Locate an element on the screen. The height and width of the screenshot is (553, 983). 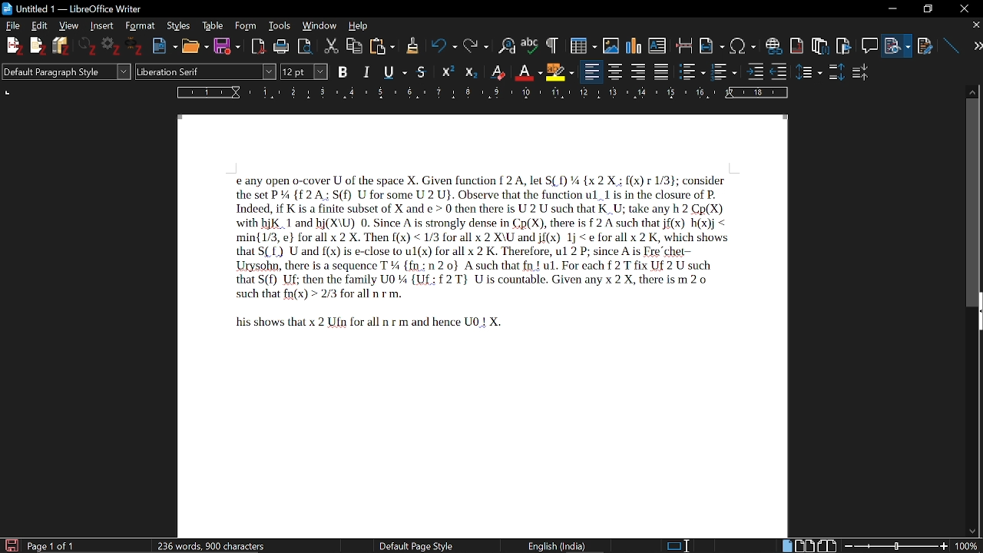
Paste is located at coordinates (383, 45).